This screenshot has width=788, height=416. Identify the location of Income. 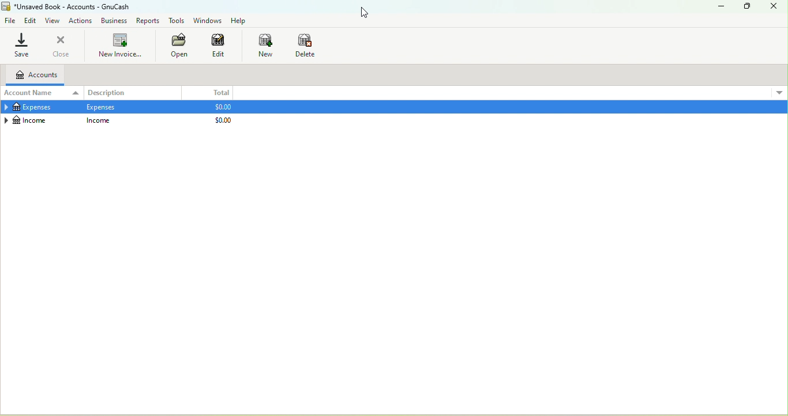
(31, 121).